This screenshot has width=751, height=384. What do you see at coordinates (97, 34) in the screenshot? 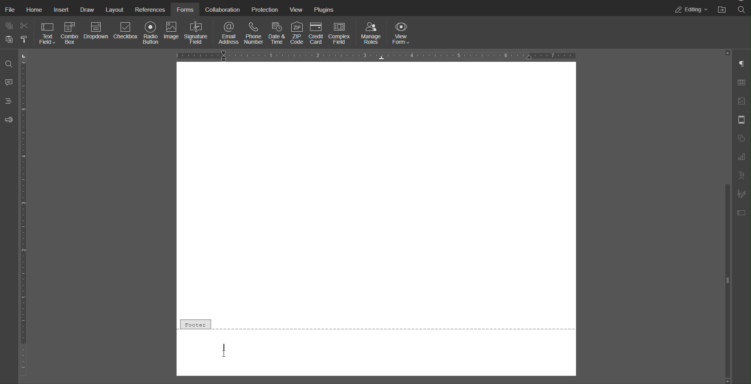
I see `Dropdown` at bounding box center [97, 34].